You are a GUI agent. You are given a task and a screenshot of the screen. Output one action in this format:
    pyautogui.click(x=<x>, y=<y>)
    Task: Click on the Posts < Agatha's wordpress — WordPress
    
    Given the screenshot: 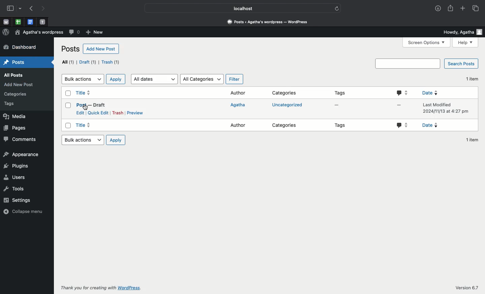 What is the action you would take?
    pyautogui.click(x=270, y=22)
    